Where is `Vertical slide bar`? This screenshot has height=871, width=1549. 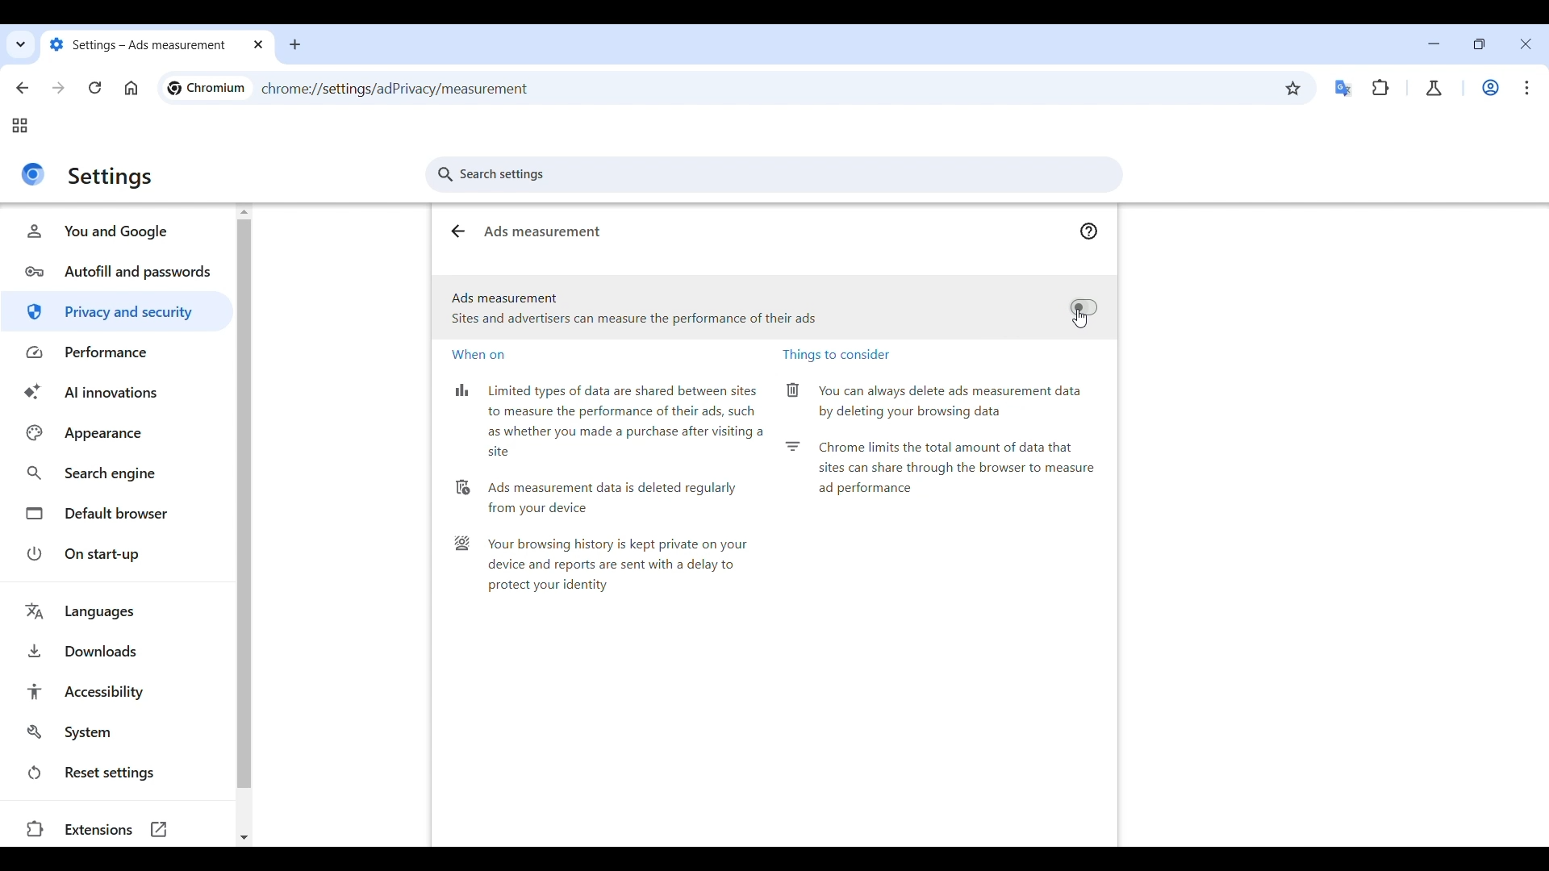 Vertical slide bar is located at coordinates (244, 503).